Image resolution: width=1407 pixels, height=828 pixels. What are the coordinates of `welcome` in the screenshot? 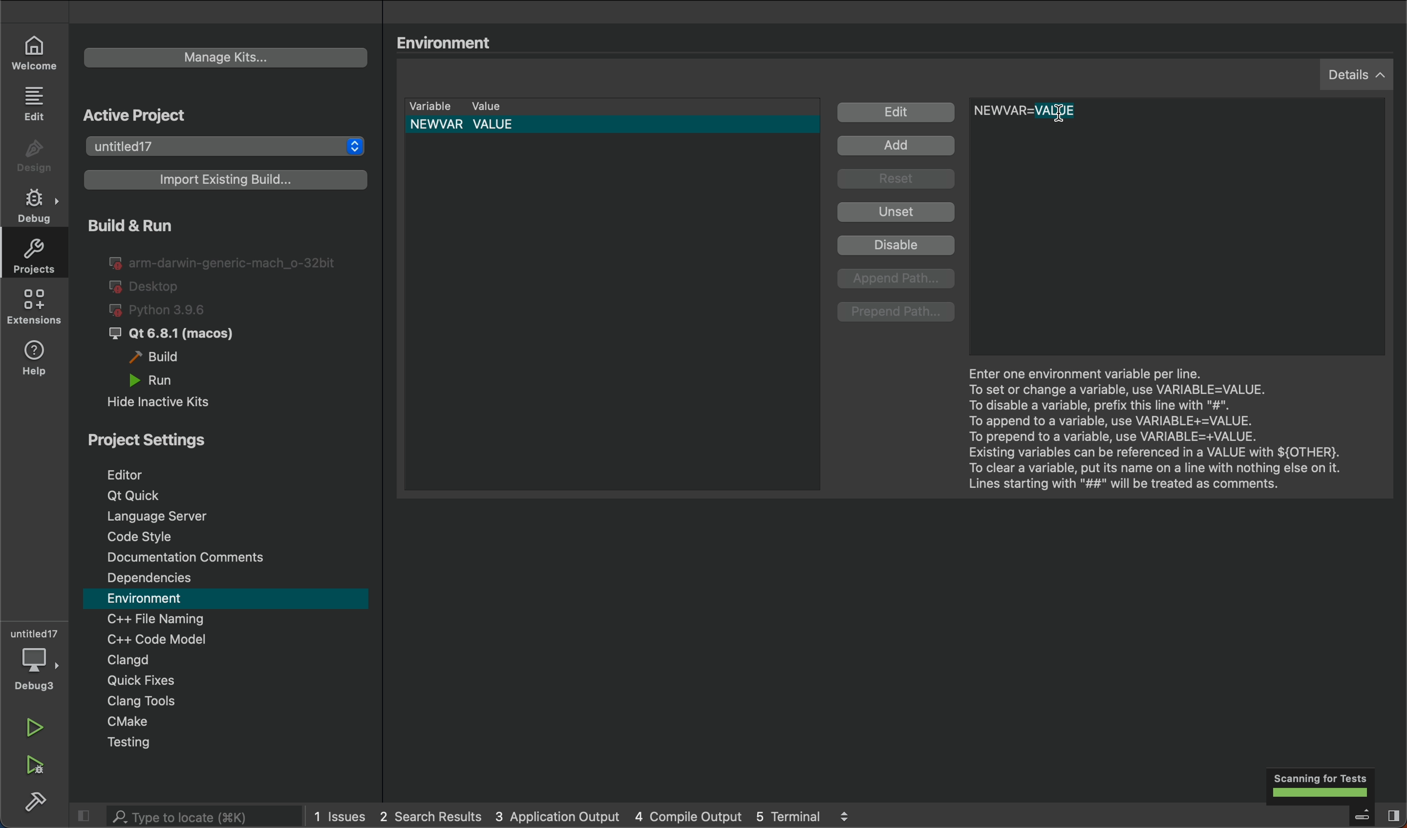 It's located at (35, 51).